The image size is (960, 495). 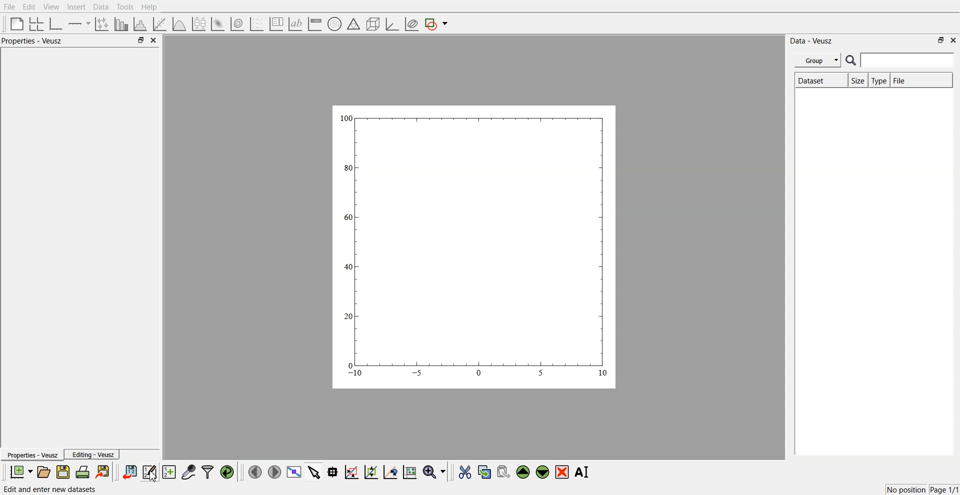 What do you see at coordinates (64, 472) in the screenshot?
I see `save` at bounding box center [64, 472].